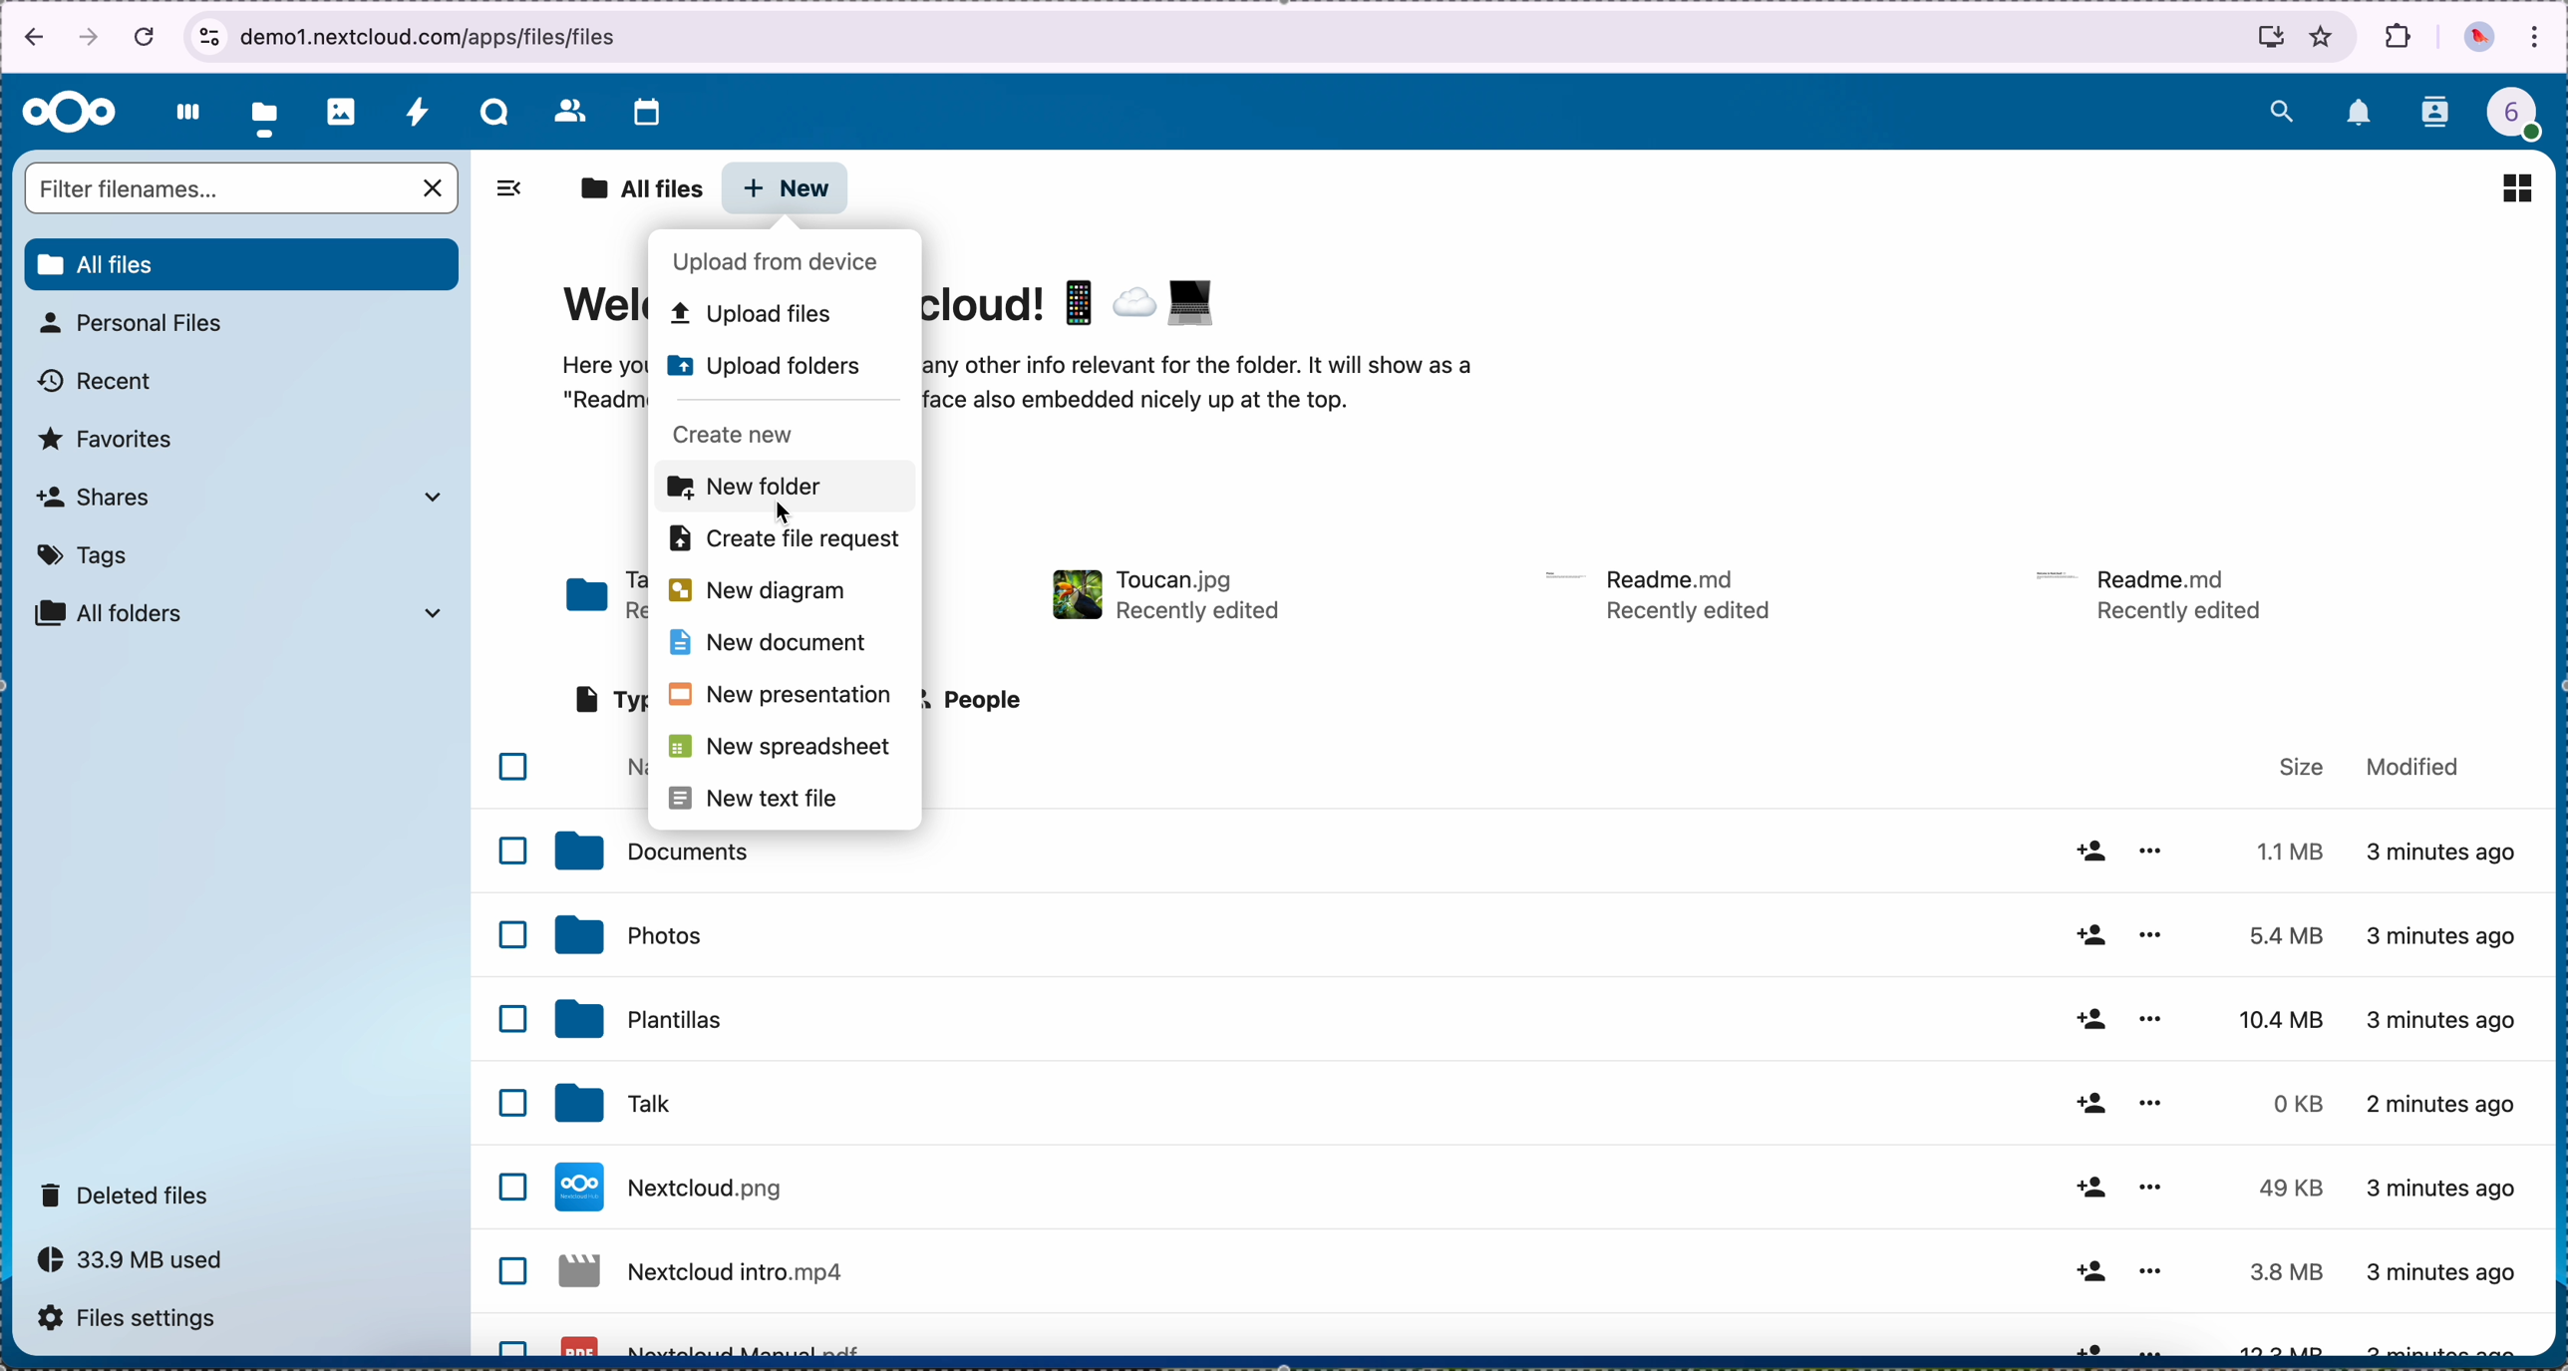  What do you see at coordinates (2281, 108) in the screenshot?
I see `search` at bounding box center [2281, 108].